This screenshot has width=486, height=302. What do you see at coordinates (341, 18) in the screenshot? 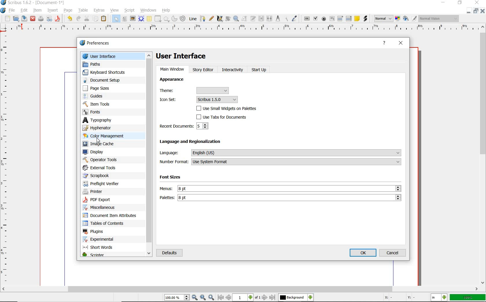
I see `pdf combo box` at bounding box center [341, 18].